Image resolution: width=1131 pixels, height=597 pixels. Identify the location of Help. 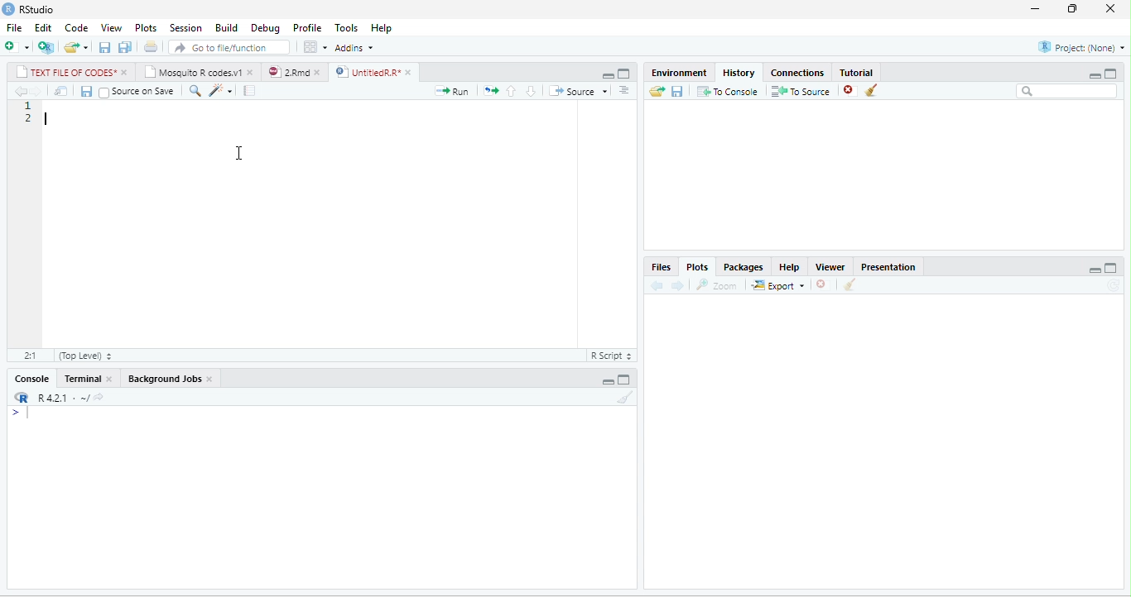
(789, 267).